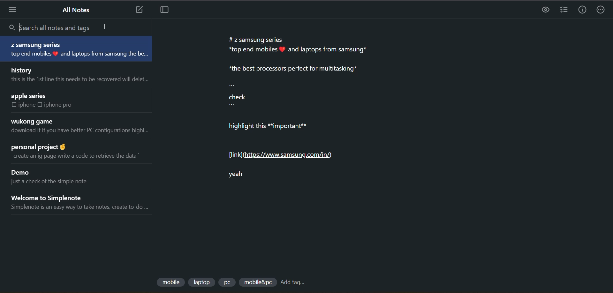  I want to click on add tag, so click(296, 283).